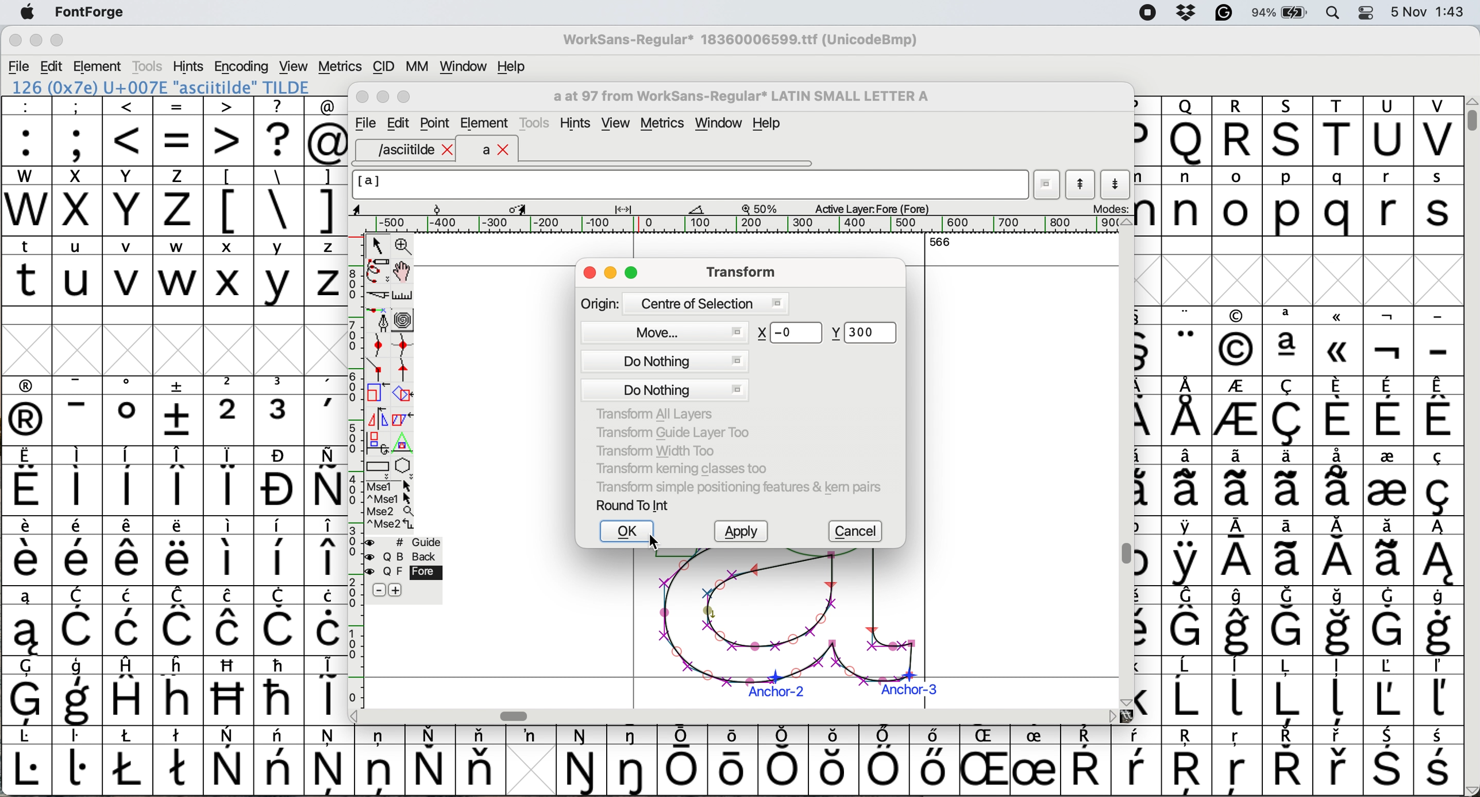  What do you see at coordinates (376, 442) in the screenshot?
I see `rotat object in 3d and project back to plane` at bounding box center [376, 442].